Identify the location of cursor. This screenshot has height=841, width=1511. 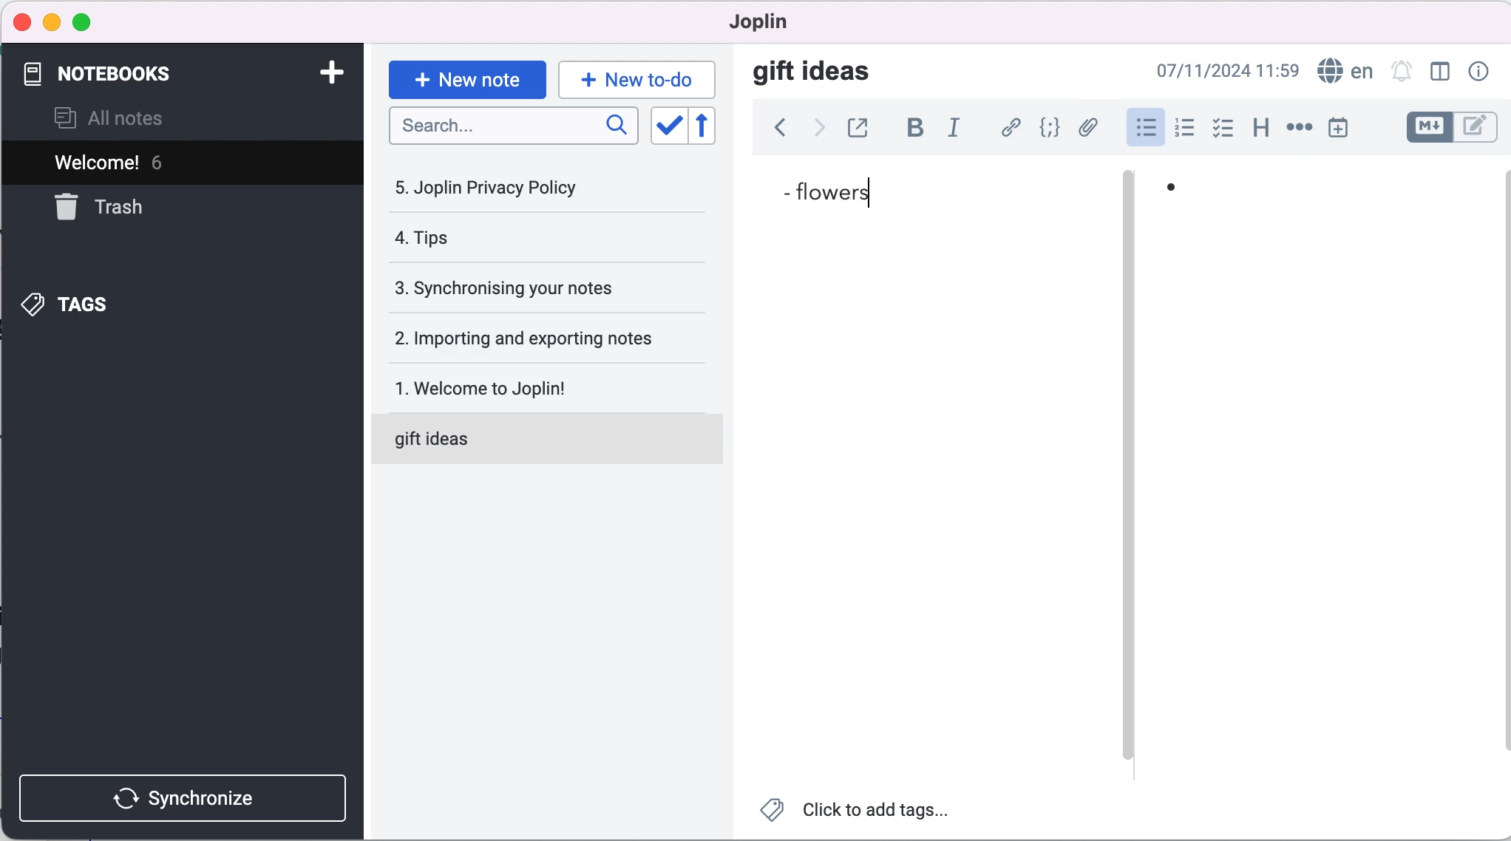
(879, 189).